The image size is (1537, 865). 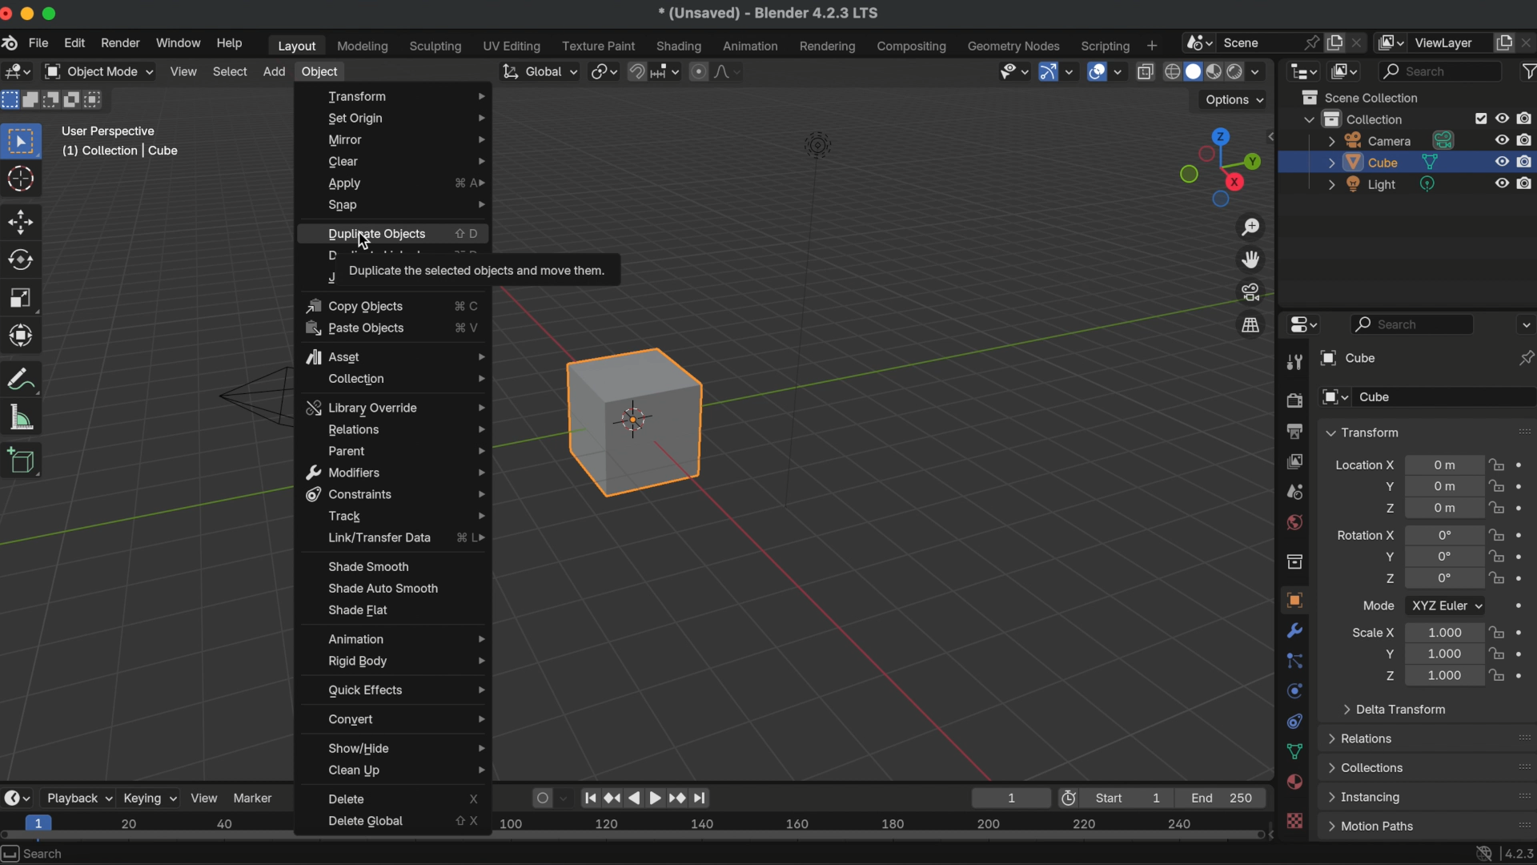 I want to click on mode intersect existing condition, so click(x=97, y=99).